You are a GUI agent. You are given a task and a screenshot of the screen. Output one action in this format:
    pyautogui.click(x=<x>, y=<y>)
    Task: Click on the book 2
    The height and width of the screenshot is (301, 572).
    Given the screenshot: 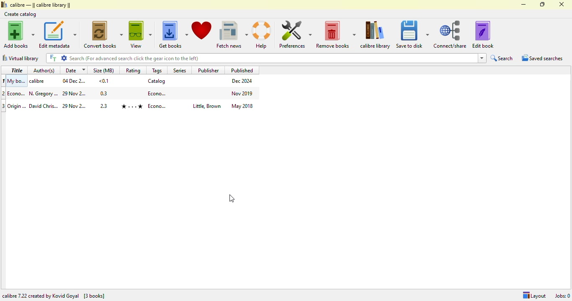 What is the action you would take?
    pyautogui.click(x=131, y=105)
    